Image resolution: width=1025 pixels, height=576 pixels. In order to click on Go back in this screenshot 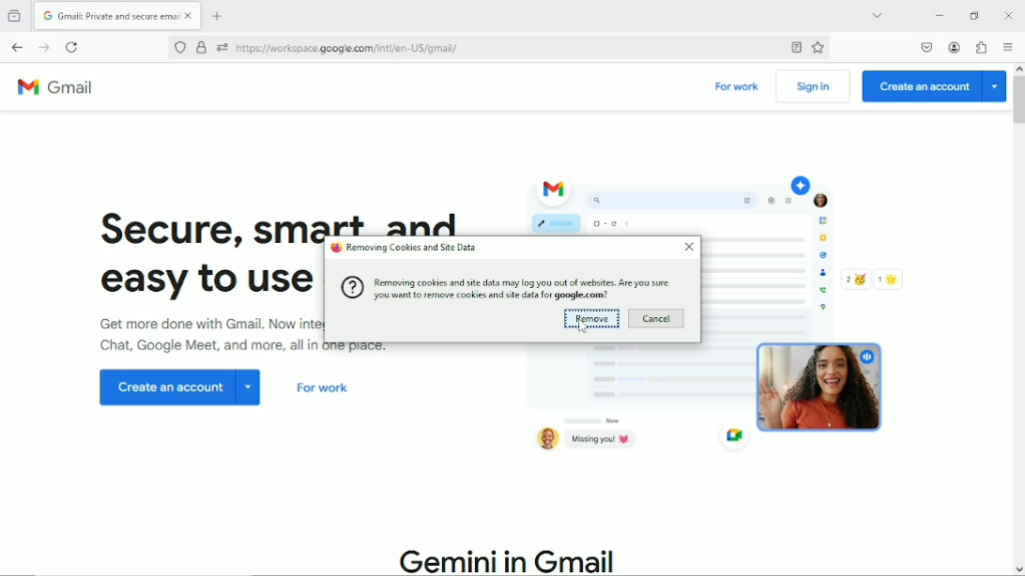, I will do `click(16, 47)`.